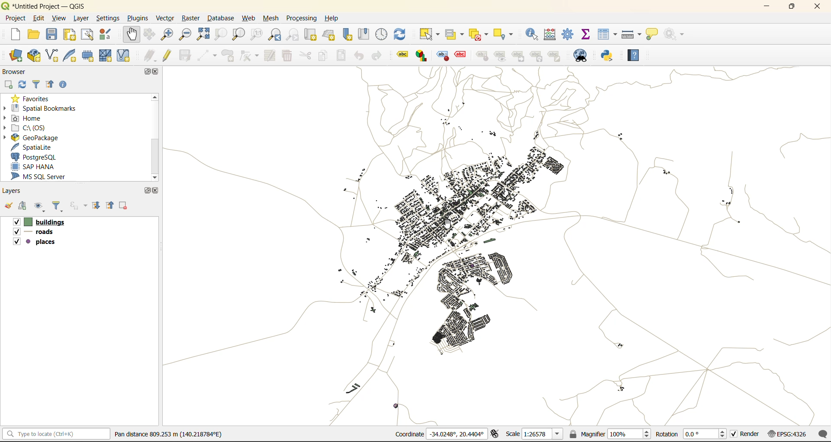 The height and width of the screenshot is (442, 831). Describe the element at coordinates (16, 70) in the screenshot. I see `browser` at that location.